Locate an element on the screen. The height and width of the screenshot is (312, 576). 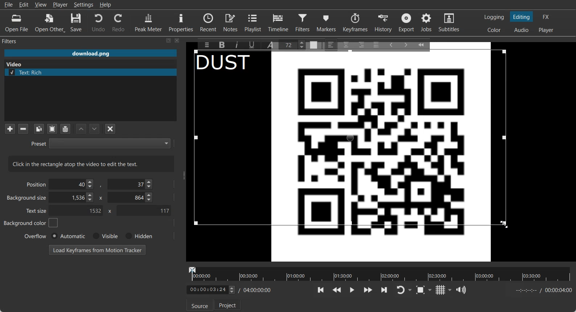
Playlist is located at coordinates (254, 22).